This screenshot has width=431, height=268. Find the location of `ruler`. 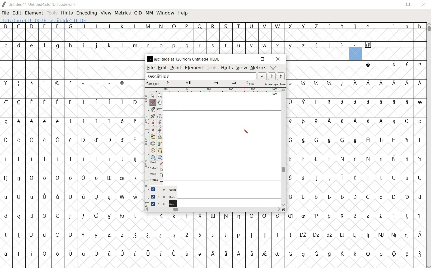

ruler is located at coordinates (220, 90).